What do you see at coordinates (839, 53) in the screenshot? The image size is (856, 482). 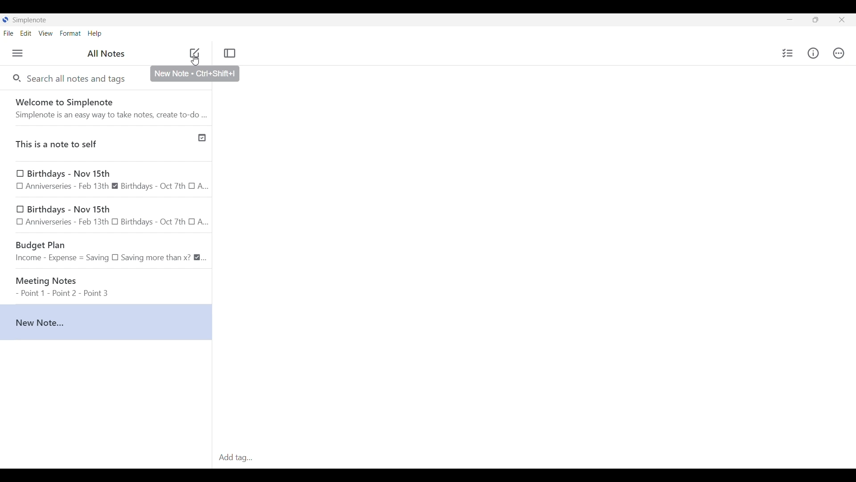 I see `Actions` at bounding box center [839, 53].